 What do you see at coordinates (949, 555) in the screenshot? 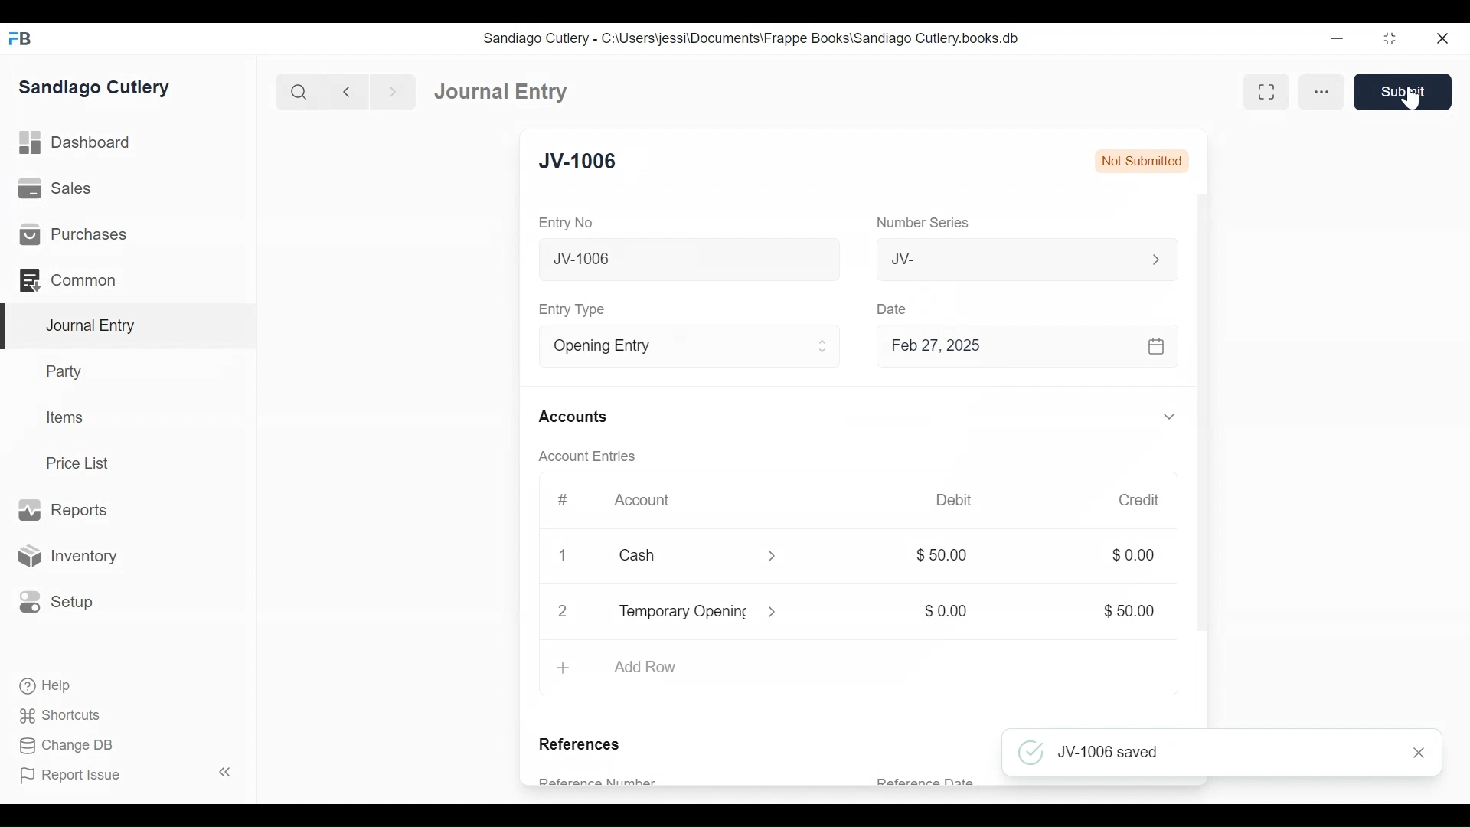
I see `$50.00` at bounding box center [949, 555].